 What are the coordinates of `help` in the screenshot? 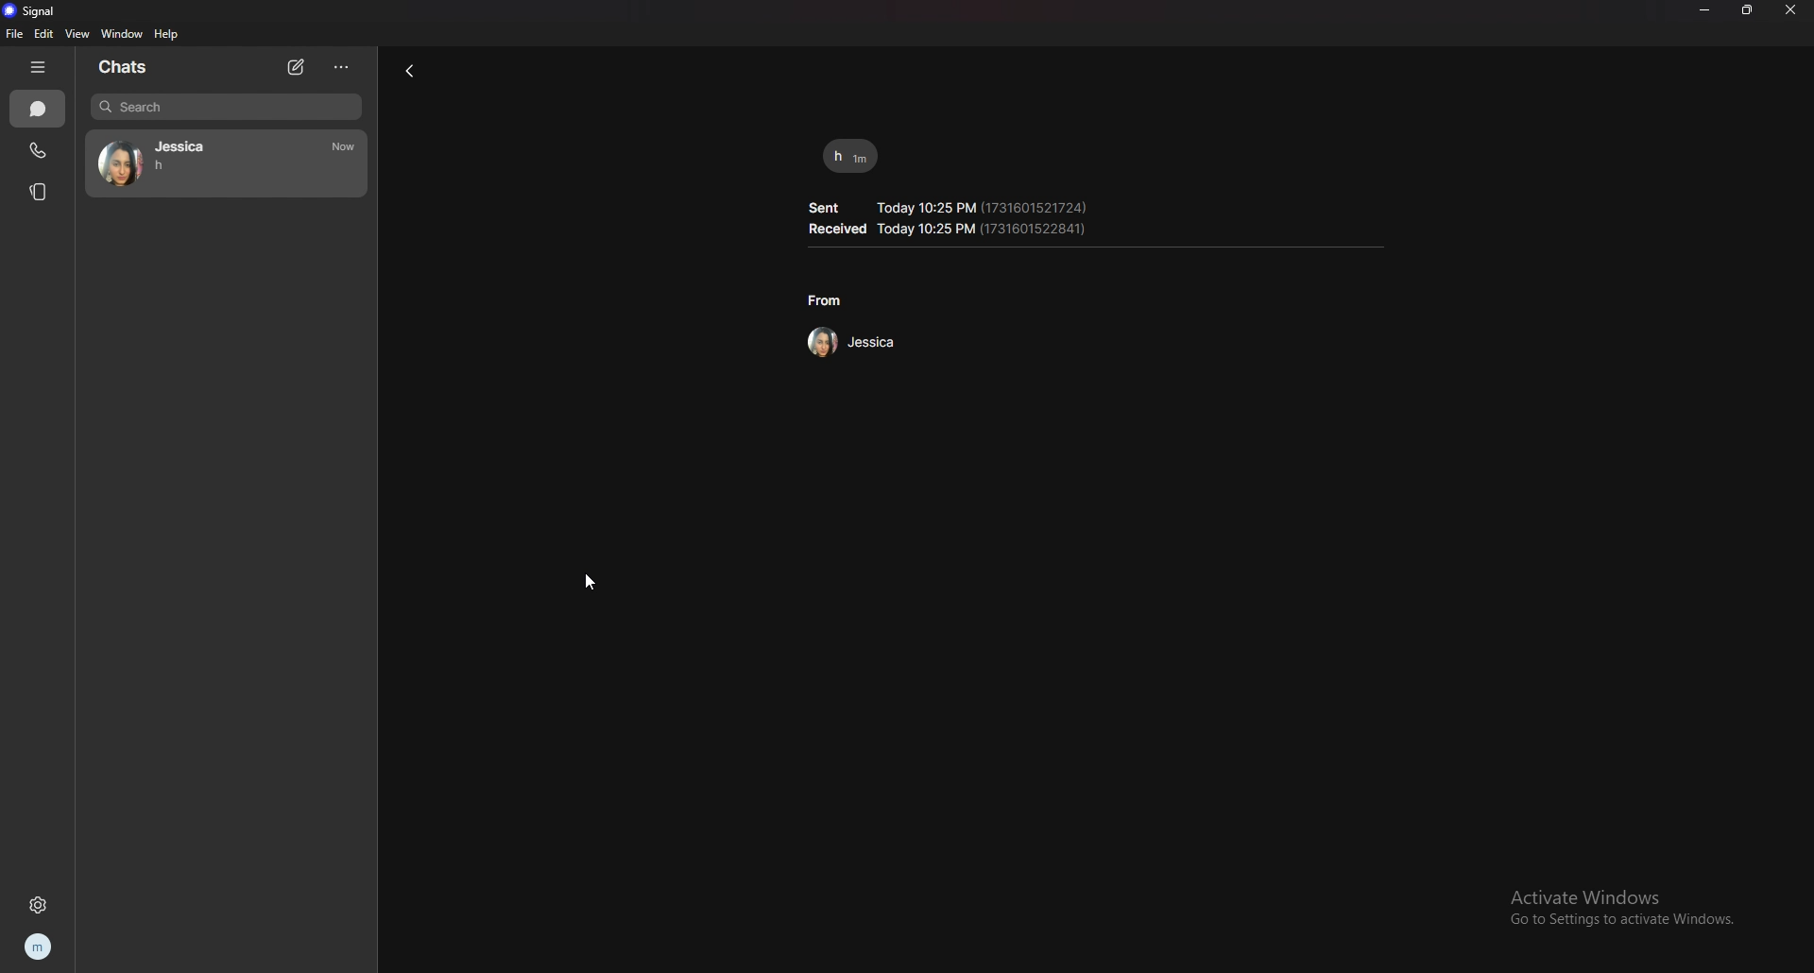 It's located at (168, 34).